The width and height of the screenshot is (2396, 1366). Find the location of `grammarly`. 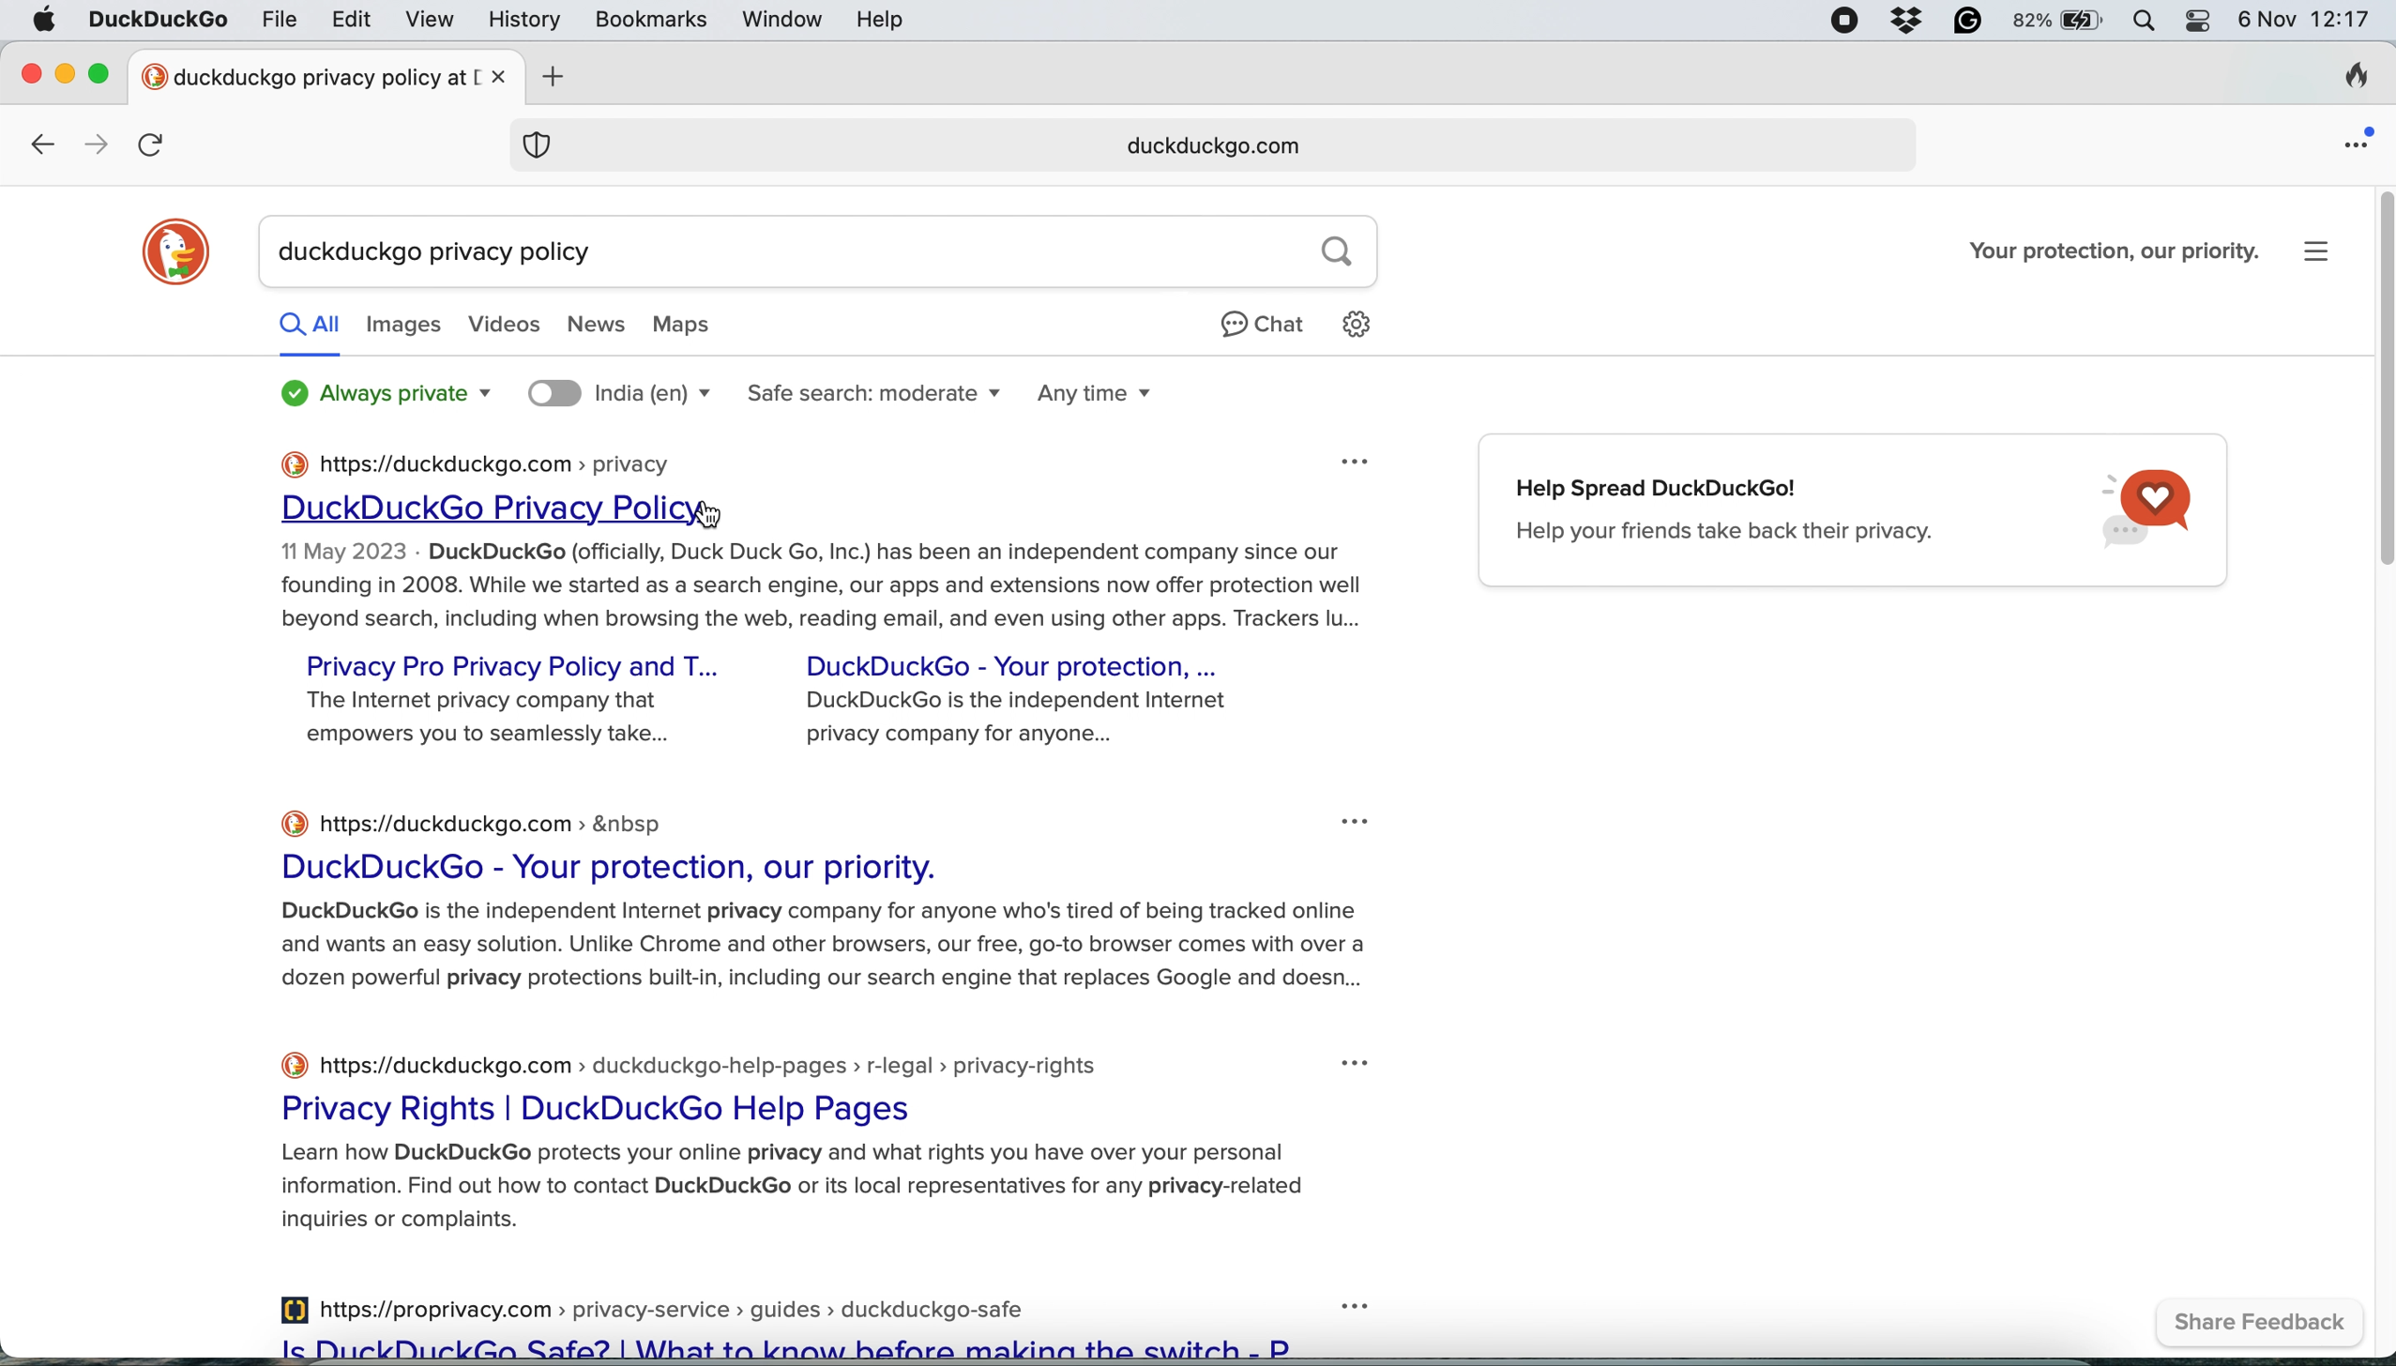

grammarly is located at coordinates (1966, 23).